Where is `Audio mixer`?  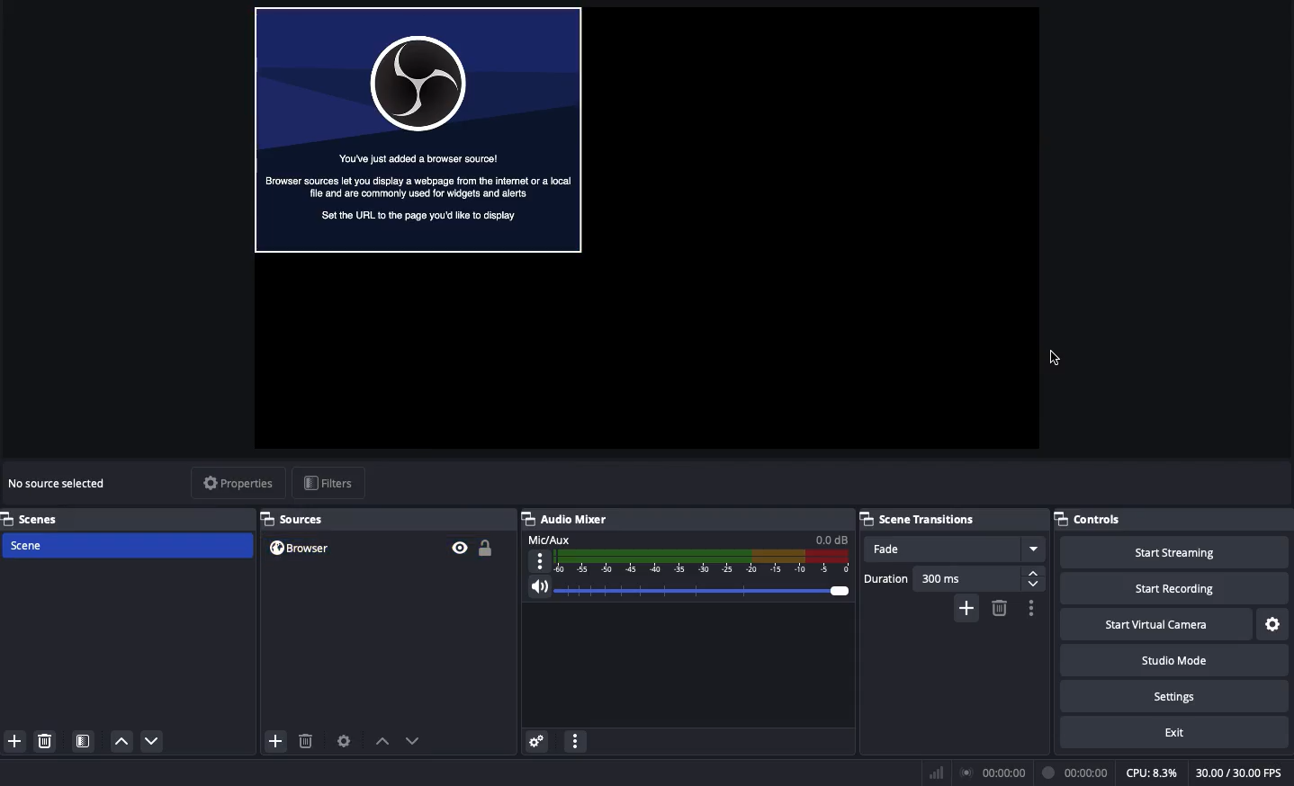
Audio mixer is located at coordinates (569, 519).